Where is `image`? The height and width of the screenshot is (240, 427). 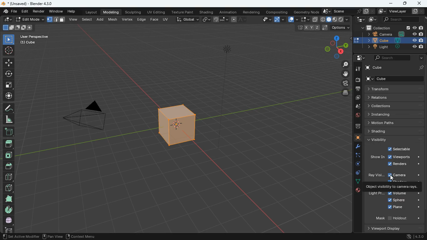 image is located at coordinates (374, 19).